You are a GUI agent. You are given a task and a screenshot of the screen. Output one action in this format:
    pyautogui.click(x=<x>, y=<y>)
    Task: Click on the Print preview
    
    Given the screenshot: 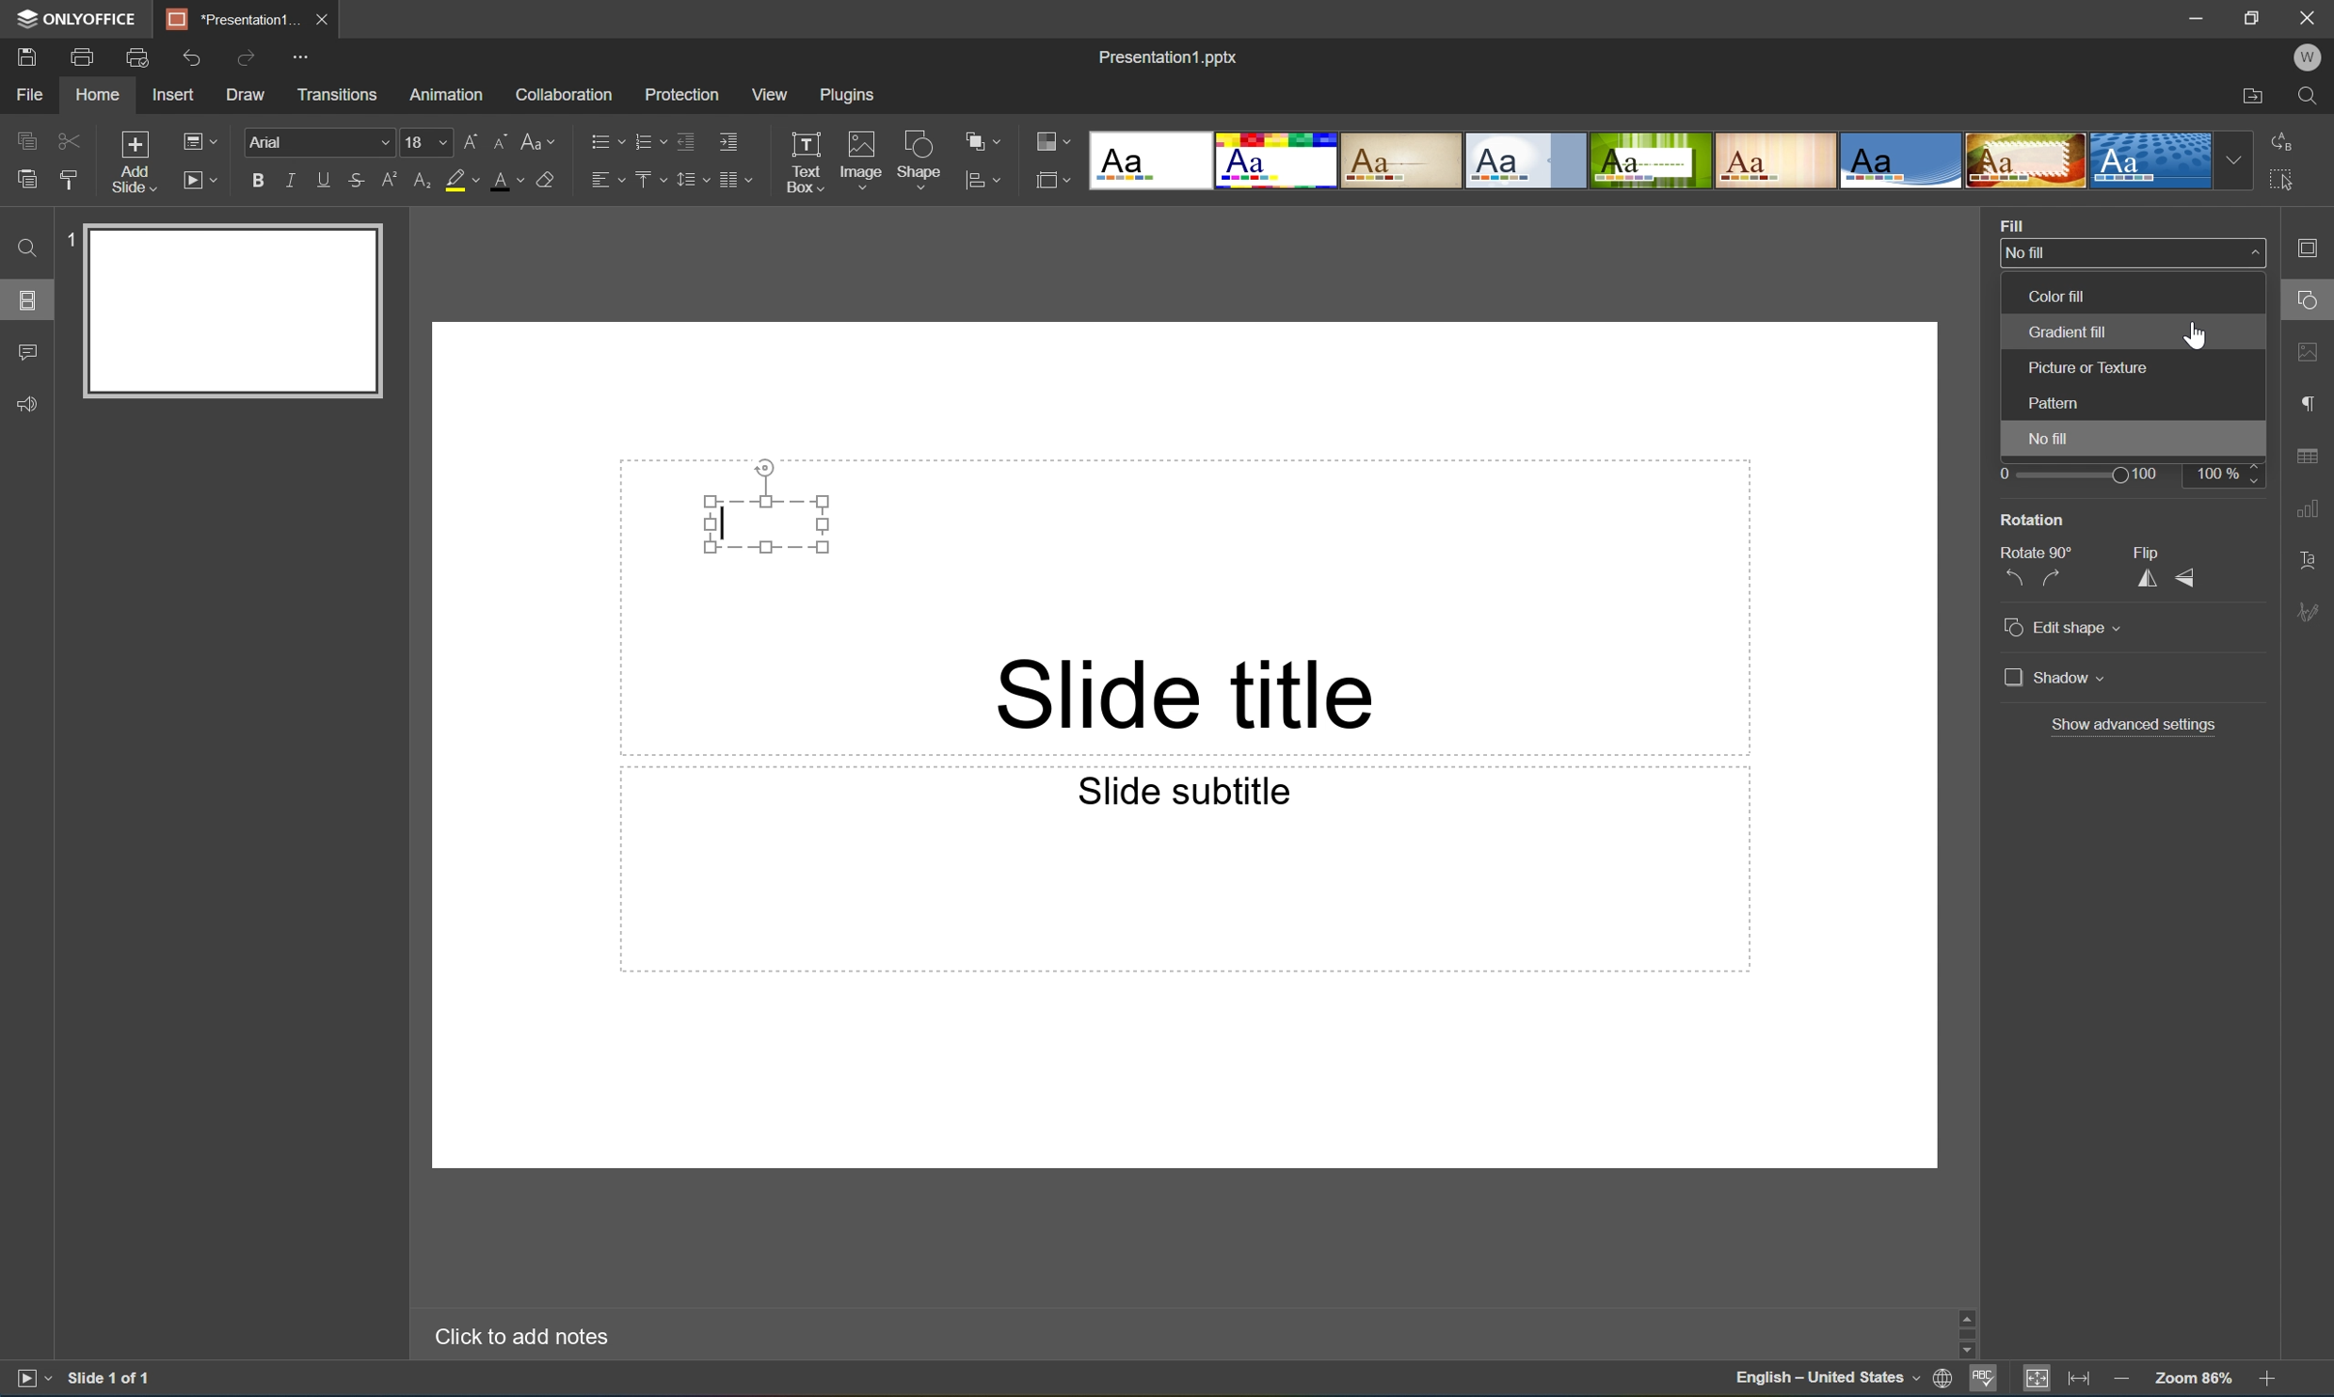 What is the action you would take?
    pyautogui.click(x=137, y=57)
    